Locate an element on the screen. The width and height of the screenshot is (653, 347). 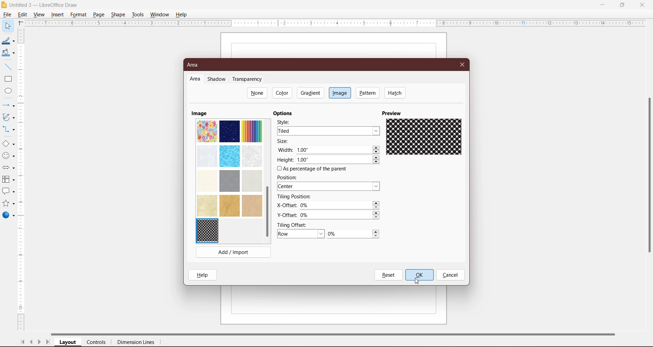
File is located at coordinates (7, 15).